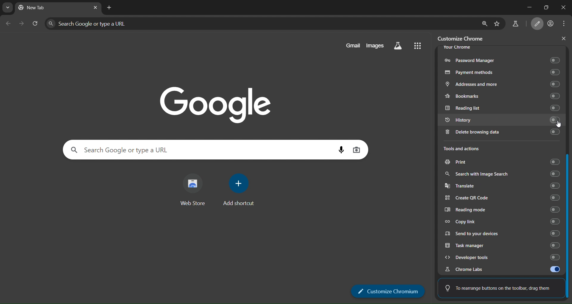  What do you see at coordinates (503, 210) in the screenshot?
I see `reading mode` at bounding box center [503, 210].